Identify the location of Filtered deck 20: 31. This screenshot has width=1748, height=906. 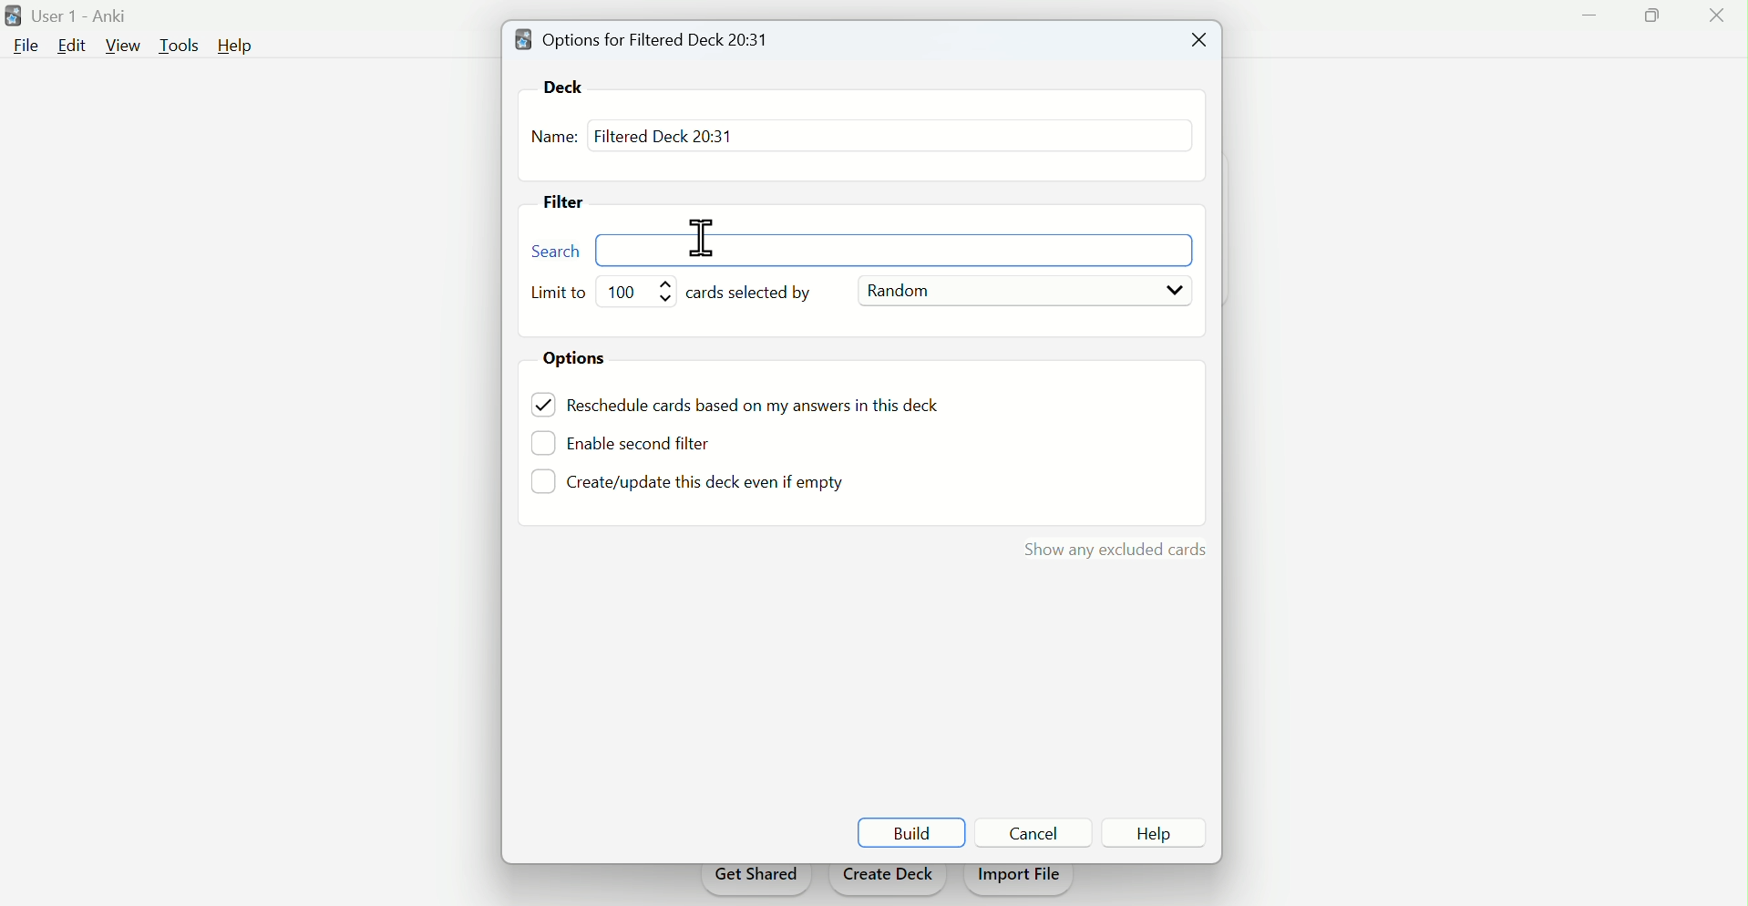
(663, 135).